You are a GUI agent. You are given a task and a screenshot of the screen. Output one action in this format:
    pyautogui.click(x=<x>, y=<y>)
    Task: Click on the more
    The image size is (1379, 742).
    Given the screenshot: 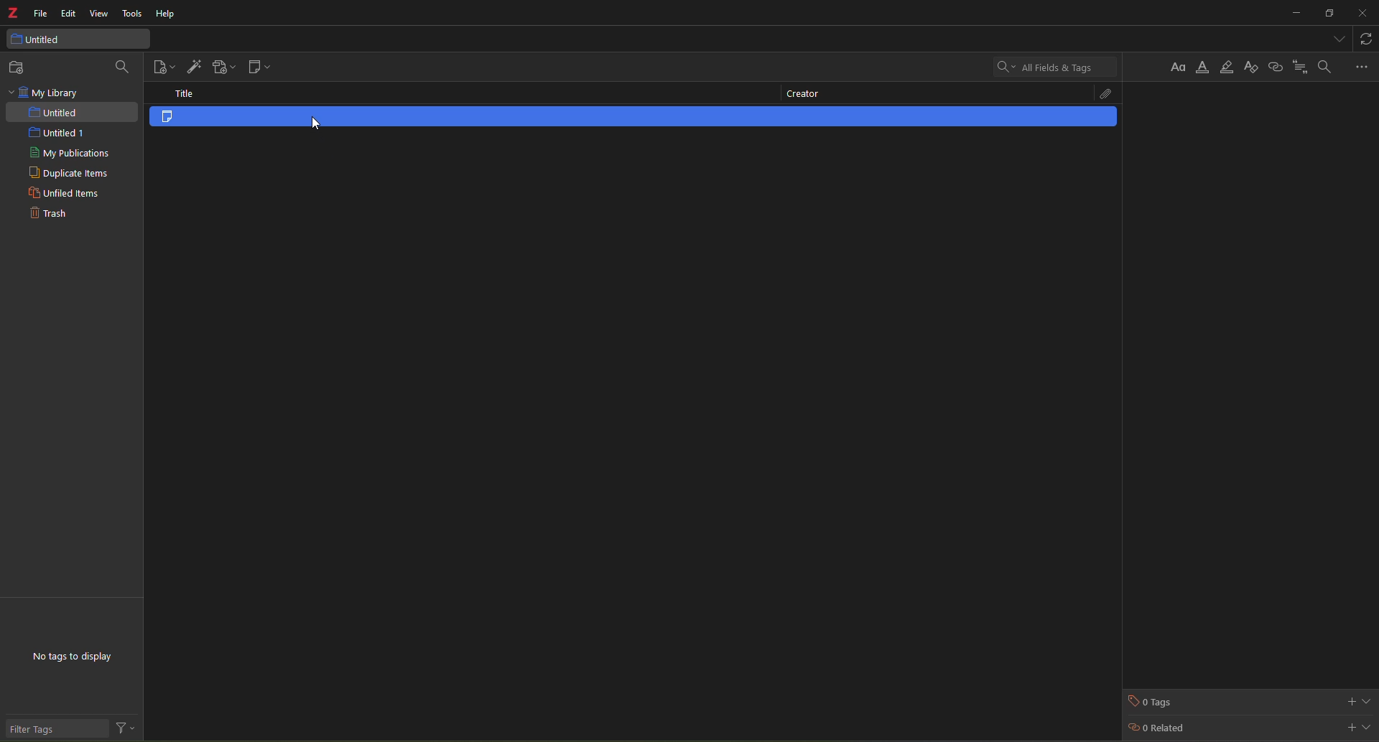 What is the action you would take?
    pyautogui.click(x=1362, y=66)
    